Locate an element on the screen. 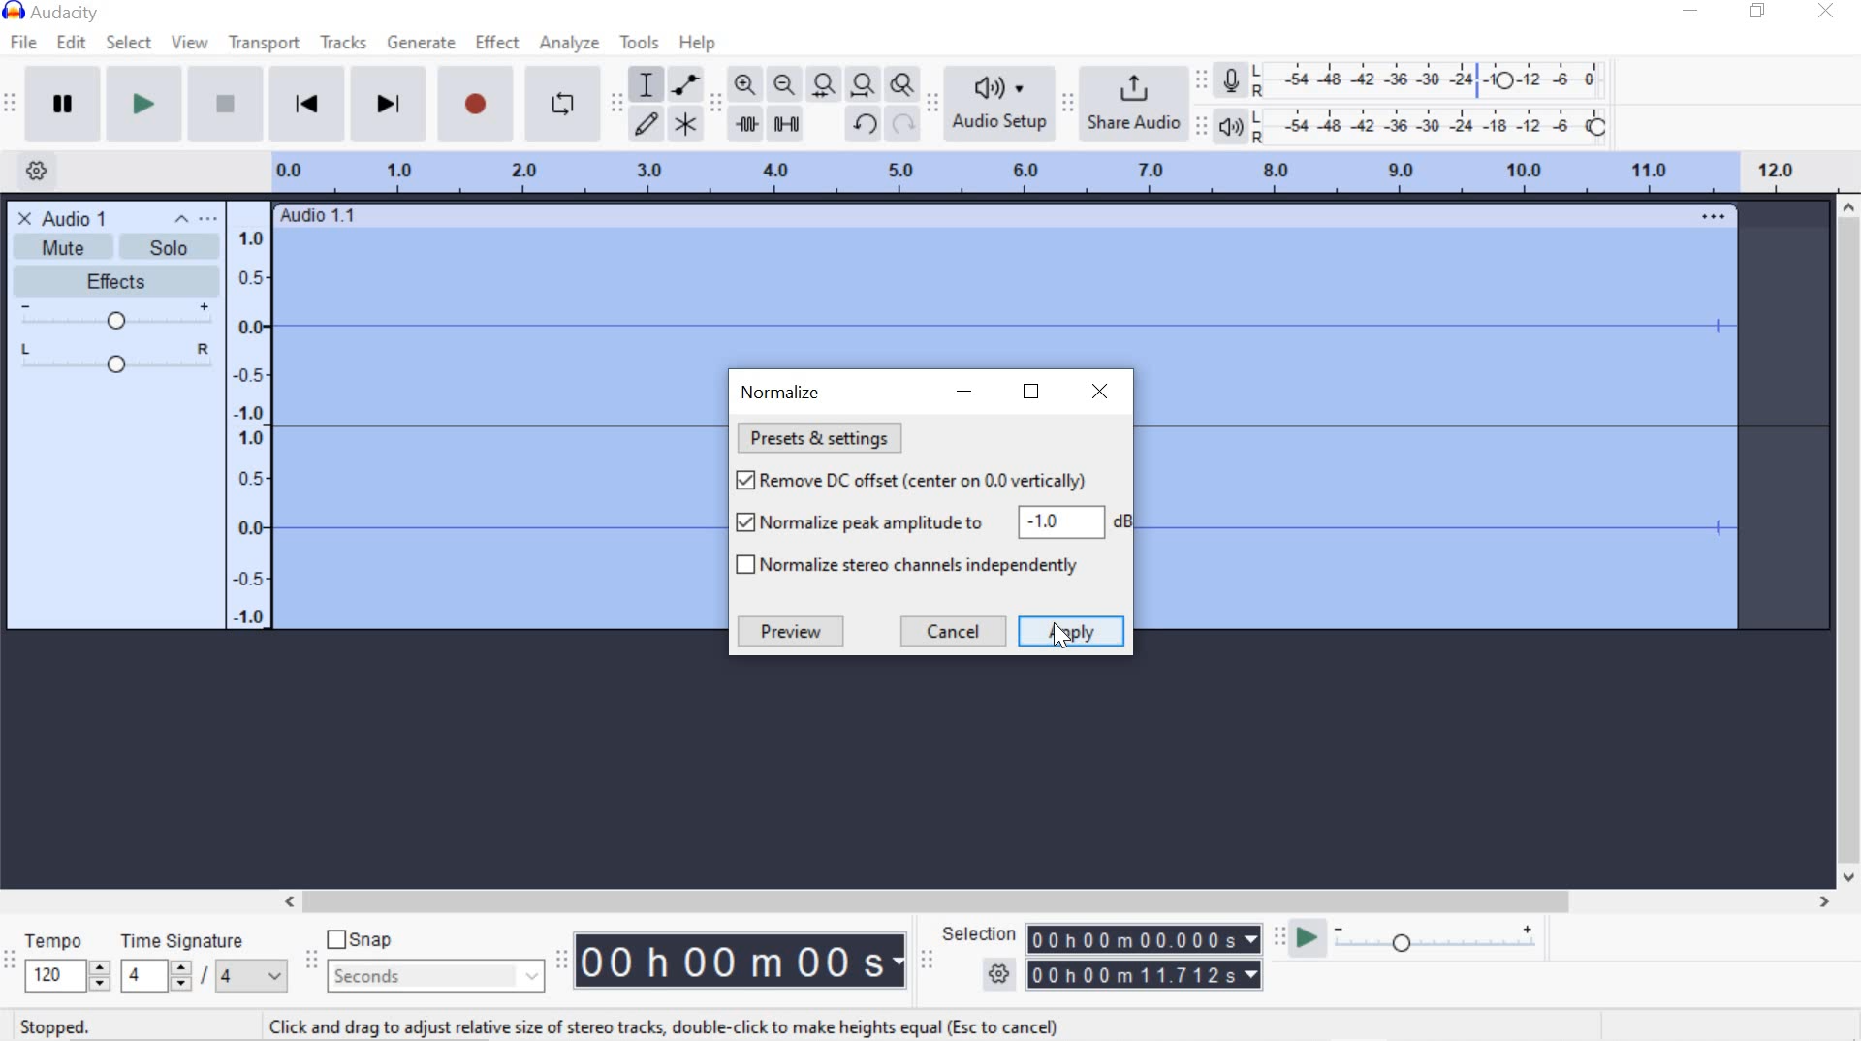 Image resolution: width=1861 pixels, height=1041 pixels. tools is located at coordinates (639, 43).